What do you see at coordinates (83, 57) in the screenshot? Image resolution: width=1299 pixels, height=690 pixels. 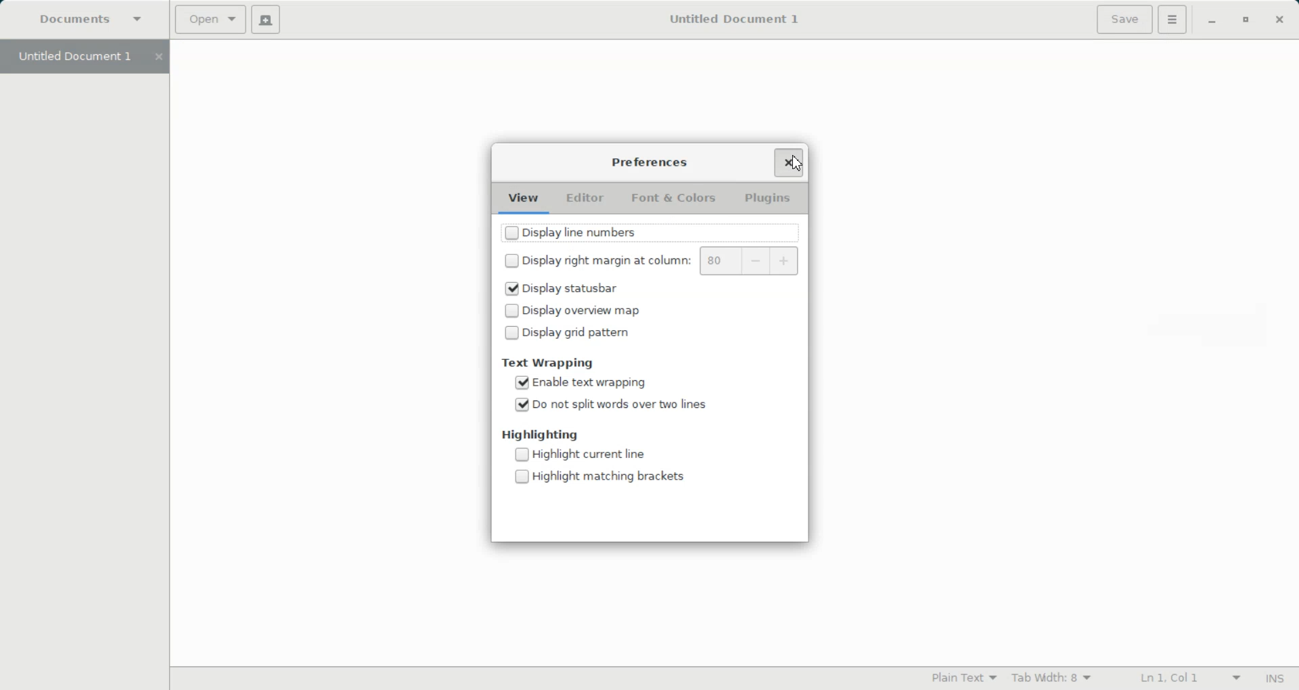 I see `Untitled Document 1 ` at bounding box center [83, 57].